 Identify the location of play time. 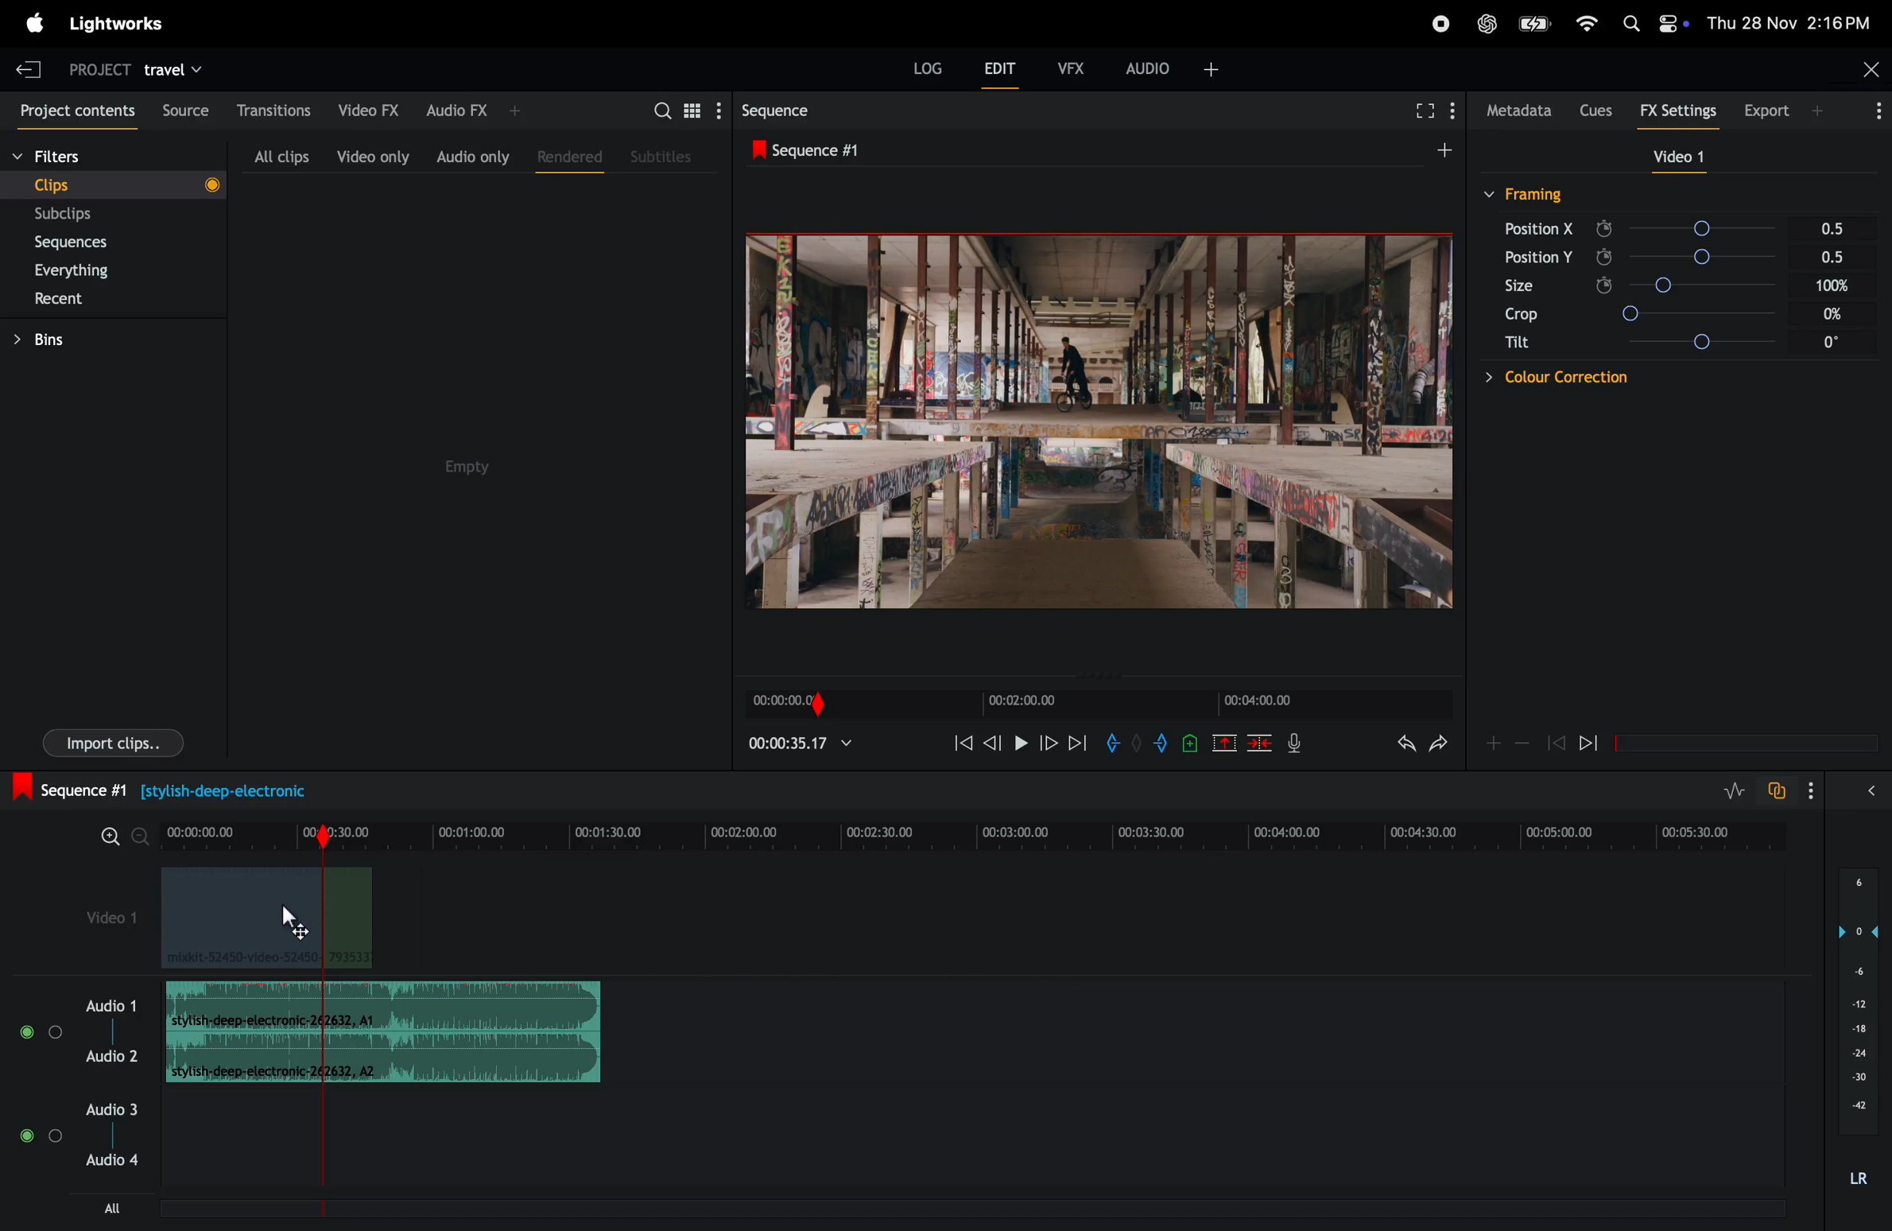
(801, 743).